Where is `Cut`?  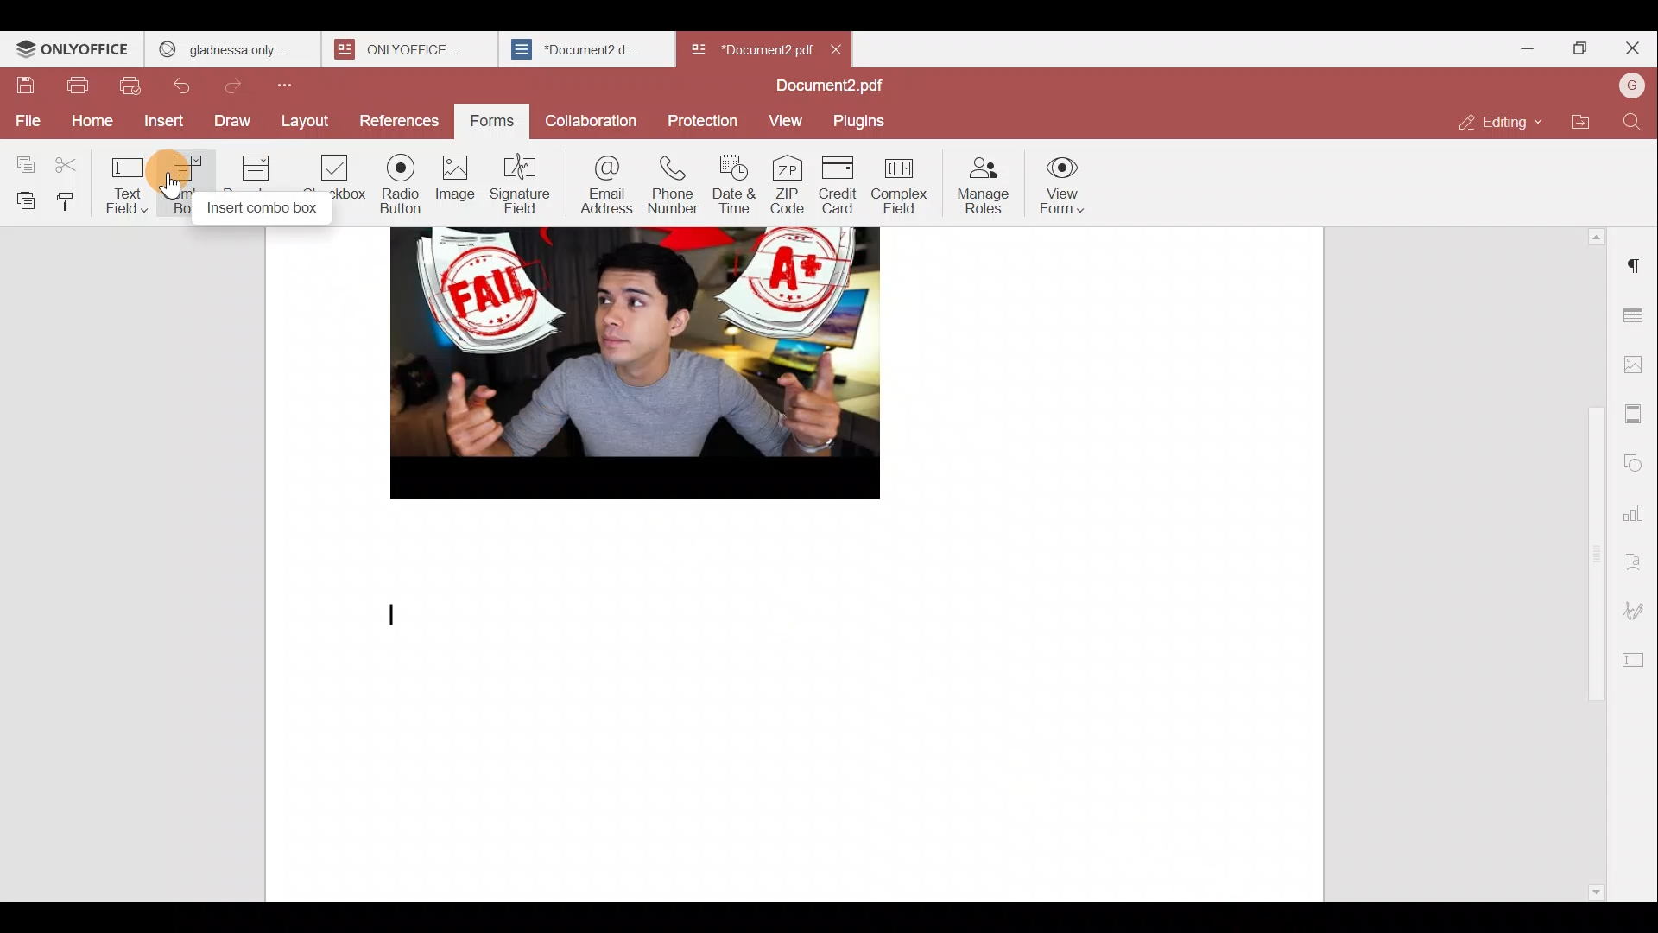 Cut is located at coordinates (79, 162).